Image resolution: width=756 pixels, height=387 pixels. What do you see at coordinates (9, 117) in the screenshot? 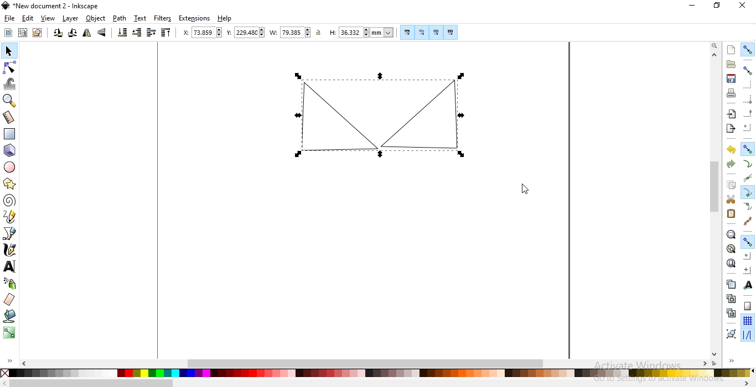
I see `measurement tool ` at bounding box center [9, 117].